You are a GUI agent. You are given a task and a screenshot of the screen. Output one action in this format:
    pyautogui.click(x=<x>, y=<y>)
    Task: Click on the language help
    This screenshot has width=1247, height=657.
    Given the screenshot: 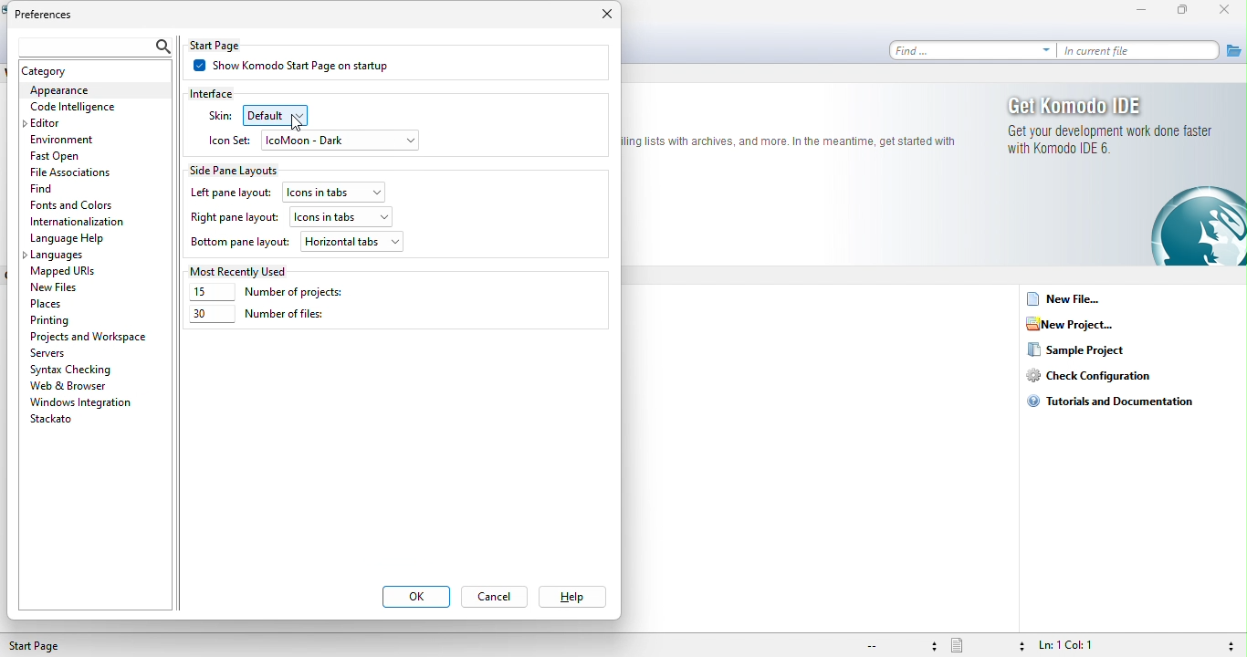 What is the action you would take?
    pyautogui.click(x=69, y=239)
    